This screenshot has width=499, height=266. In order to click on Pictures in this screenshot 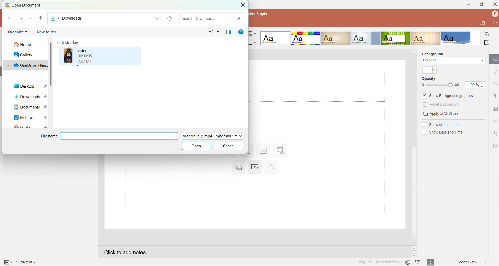, I will do `click(30, 117)`.